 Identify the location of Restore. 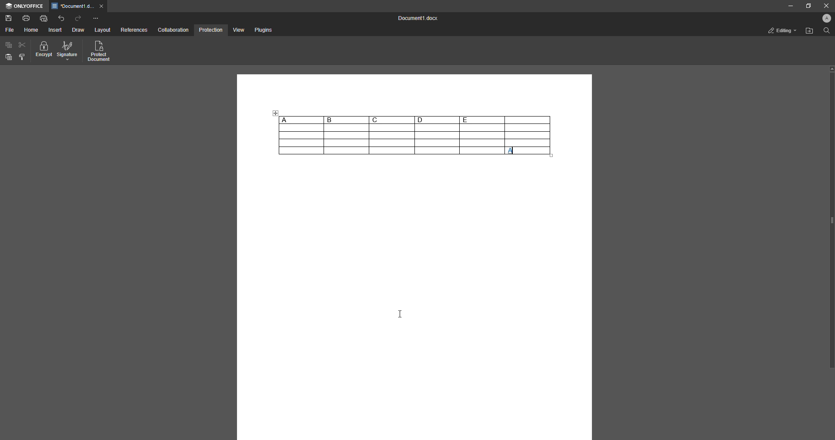
(806, 6).